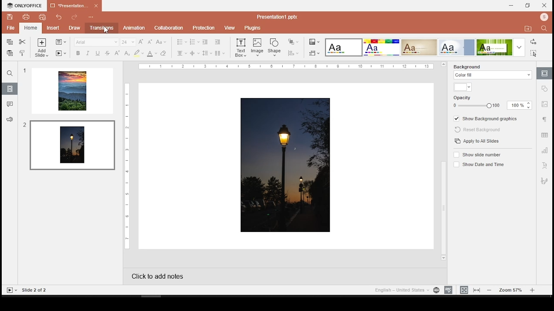  Describe the element at coordinates (252, 28) in the screenshot. I see `plugins` at that location.